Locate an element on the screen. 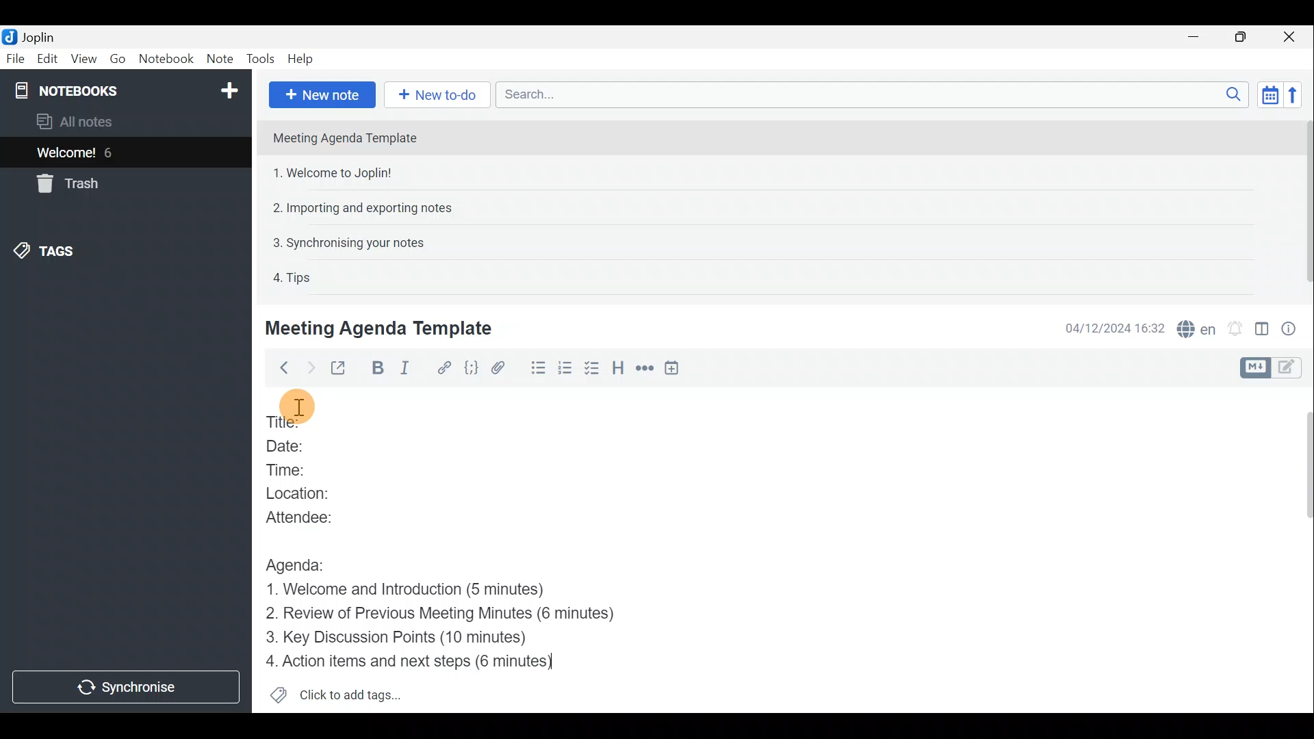  Back is located at coordinates (280, 370).